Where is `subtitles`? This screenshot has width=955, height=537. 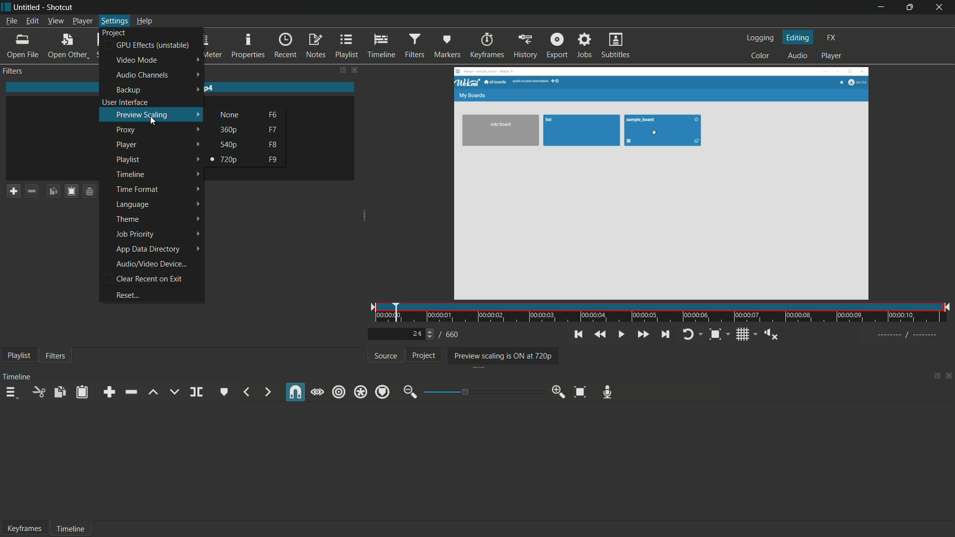
subtitles is located at coordinates (616, 46).